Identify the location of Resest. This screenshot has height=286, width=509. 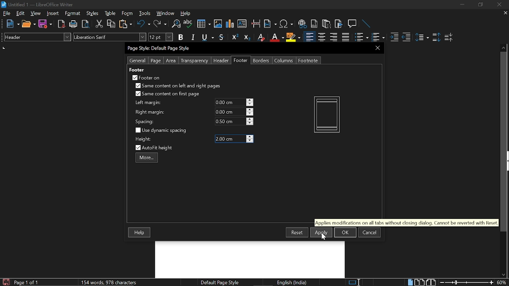
(297, 232).